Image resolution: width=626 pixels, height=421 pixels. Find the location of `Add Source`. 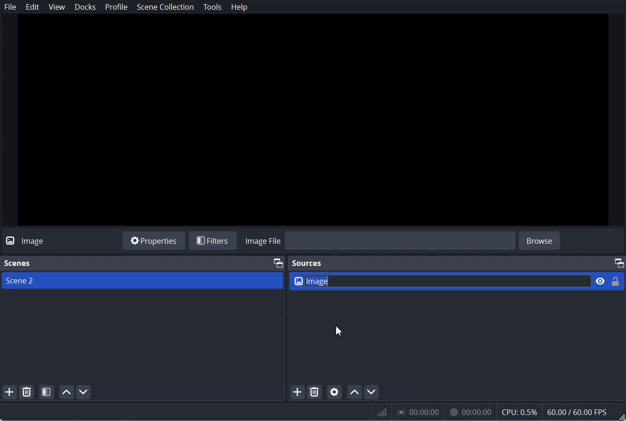

Add Source is located at coordinates (298, 391).